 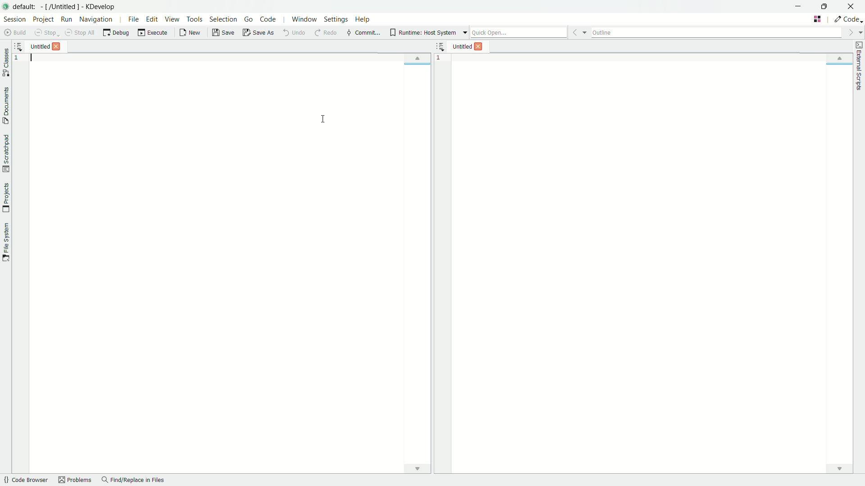 What do you see at coordinates (46, 32) in the screenshot?
I see `stop` at bounding box center [46, 32].